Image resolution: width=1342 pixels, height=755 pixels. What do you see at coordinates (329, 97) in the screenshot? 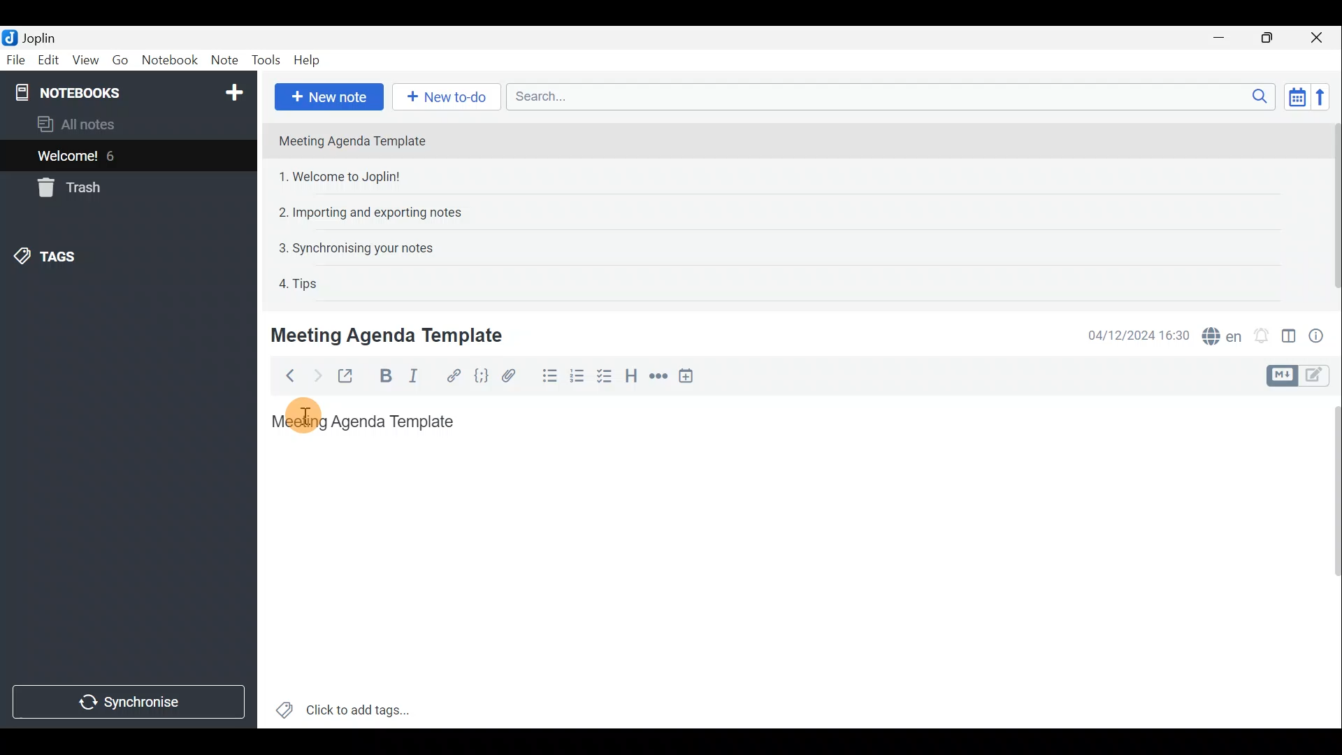
I see `New note` at bounding box center [329, 97].